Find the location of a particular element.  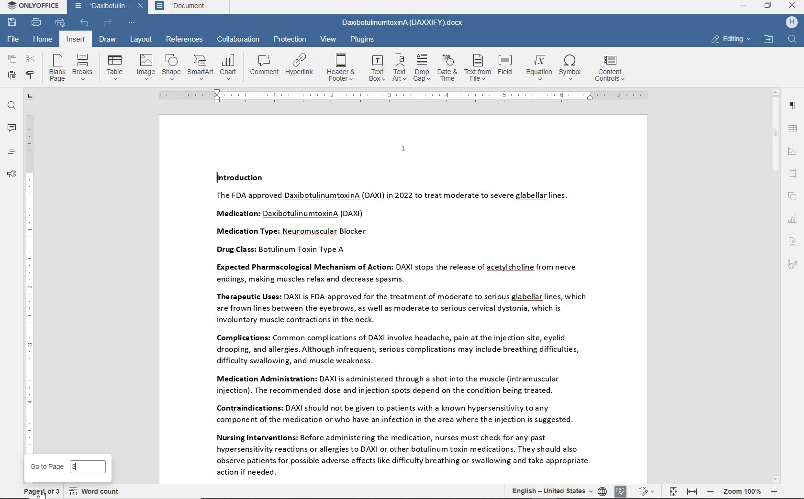

redo is located at coordinates (108, 22).